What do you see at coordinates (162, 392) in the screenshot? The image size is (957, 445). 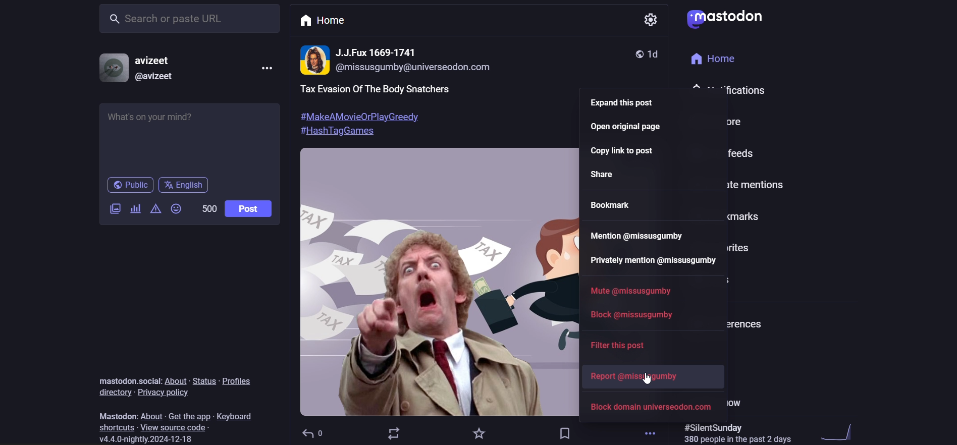 I see `privacy policy` at bounding box center [162, 392].